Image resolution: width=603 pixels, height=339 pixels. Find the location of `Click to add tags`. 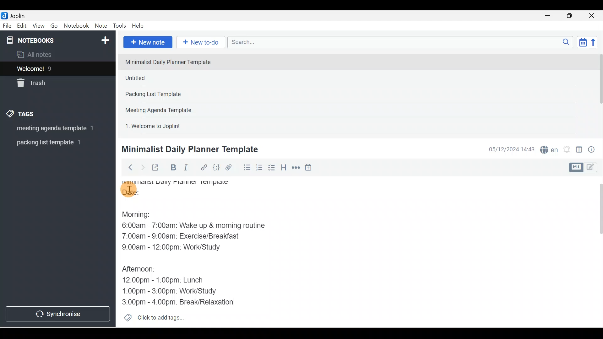

Click to add tags is located at coordinates (151, 317).